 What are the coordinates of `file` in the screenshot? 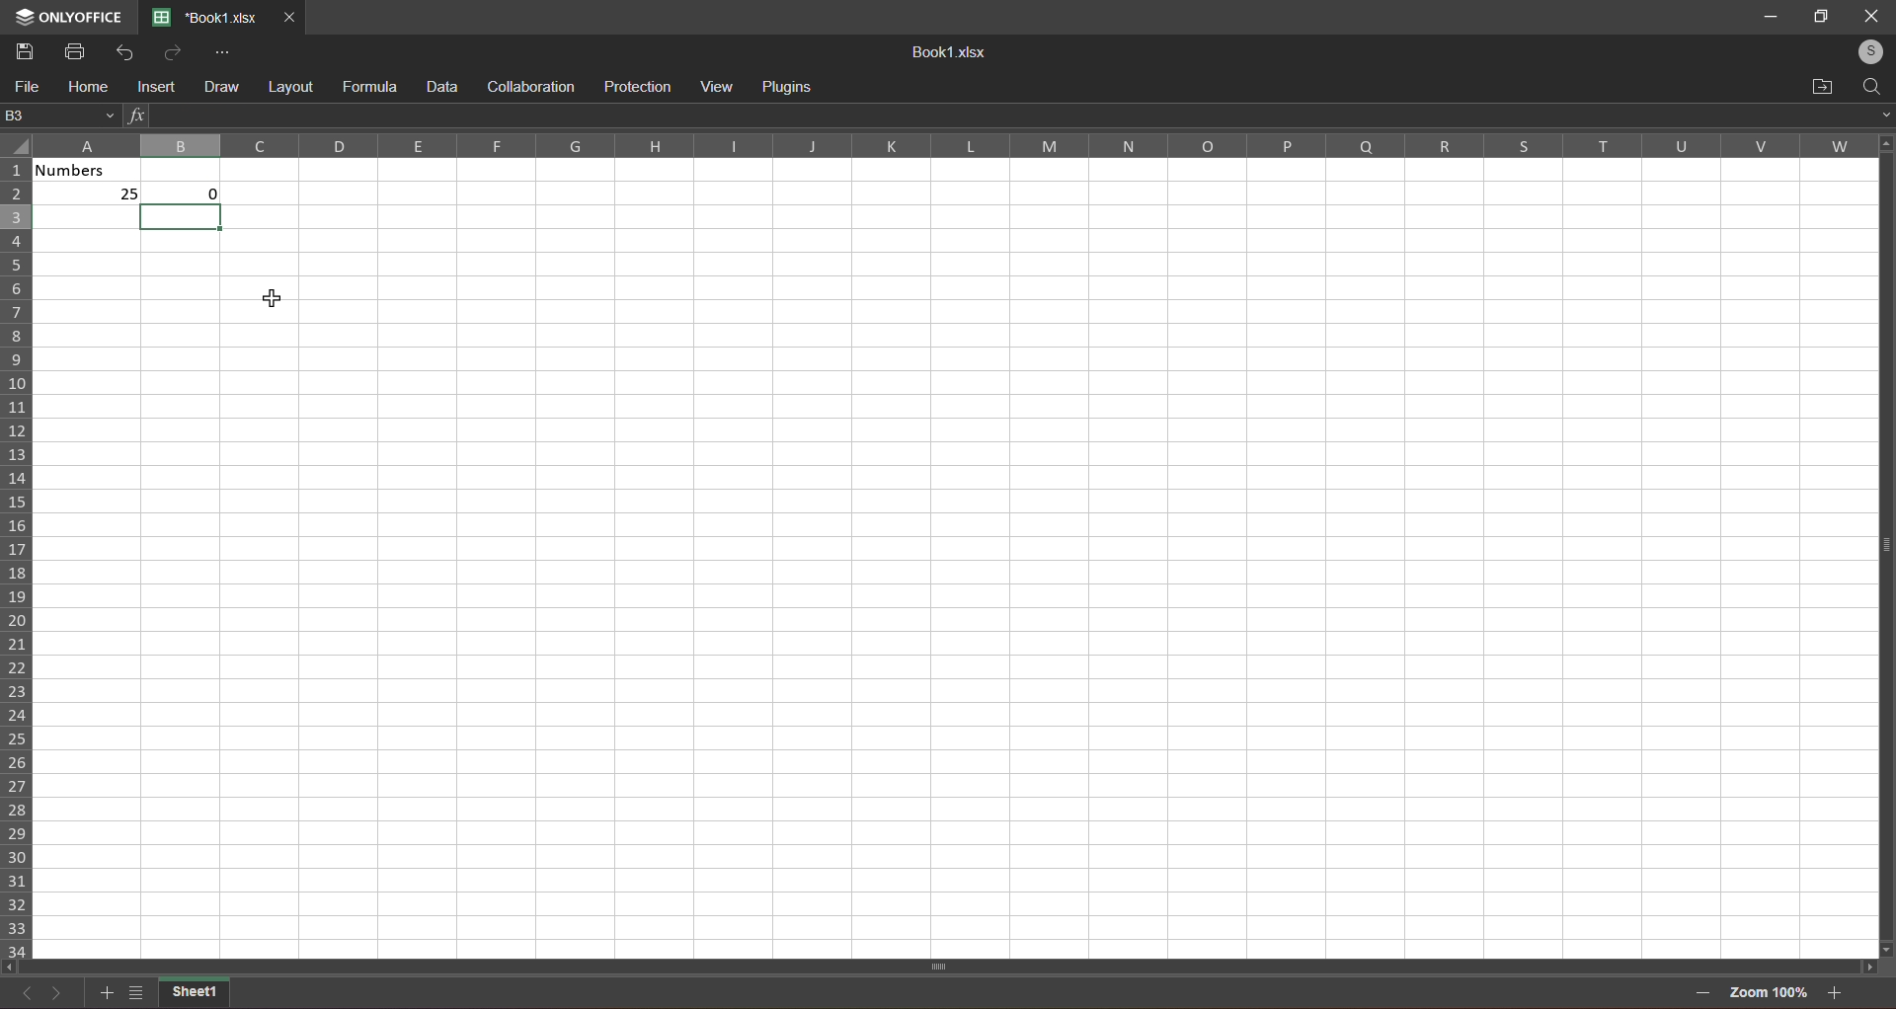 It's located at (25, 88).